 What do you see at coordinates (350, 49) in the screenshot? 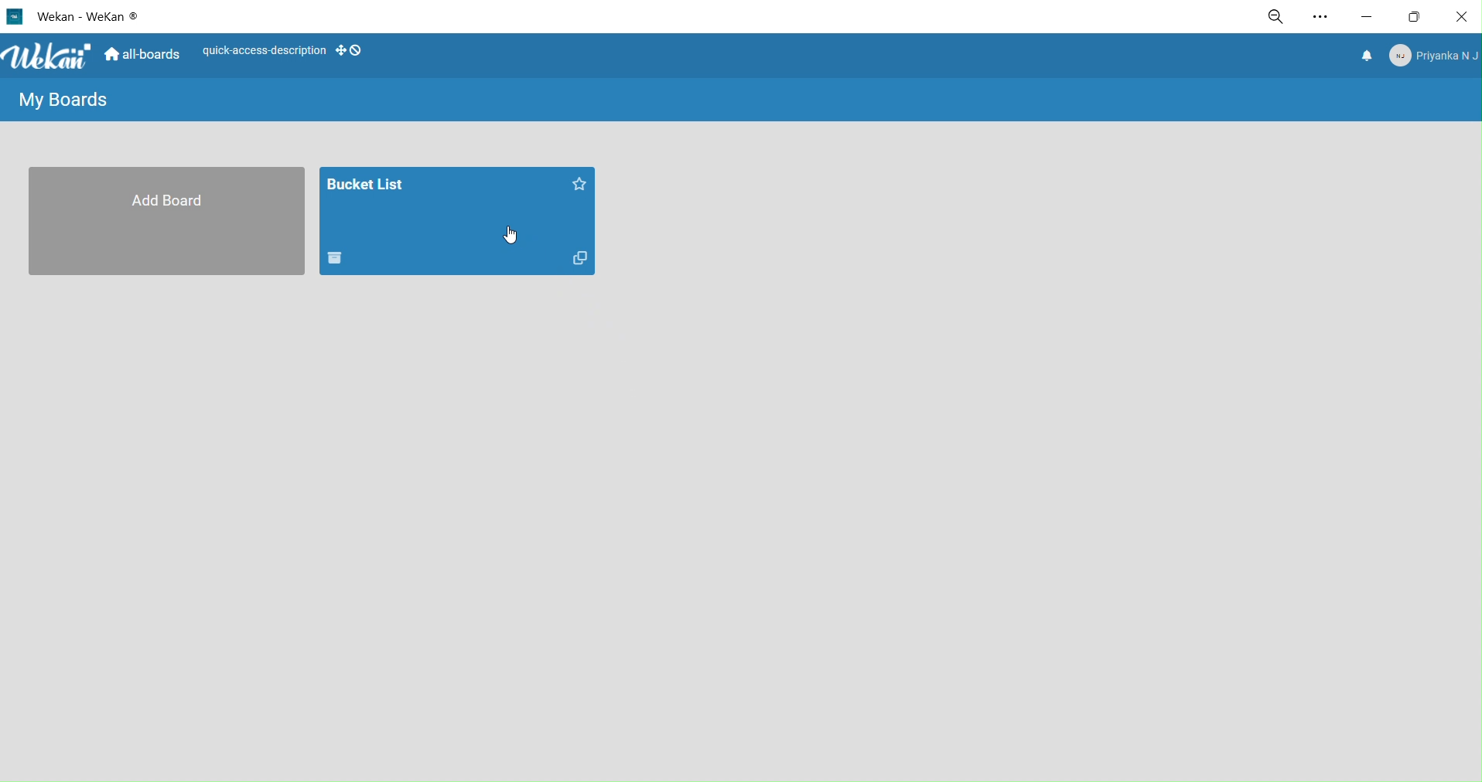
I see `show desktop draghandles` at bounding box center [350, 49].